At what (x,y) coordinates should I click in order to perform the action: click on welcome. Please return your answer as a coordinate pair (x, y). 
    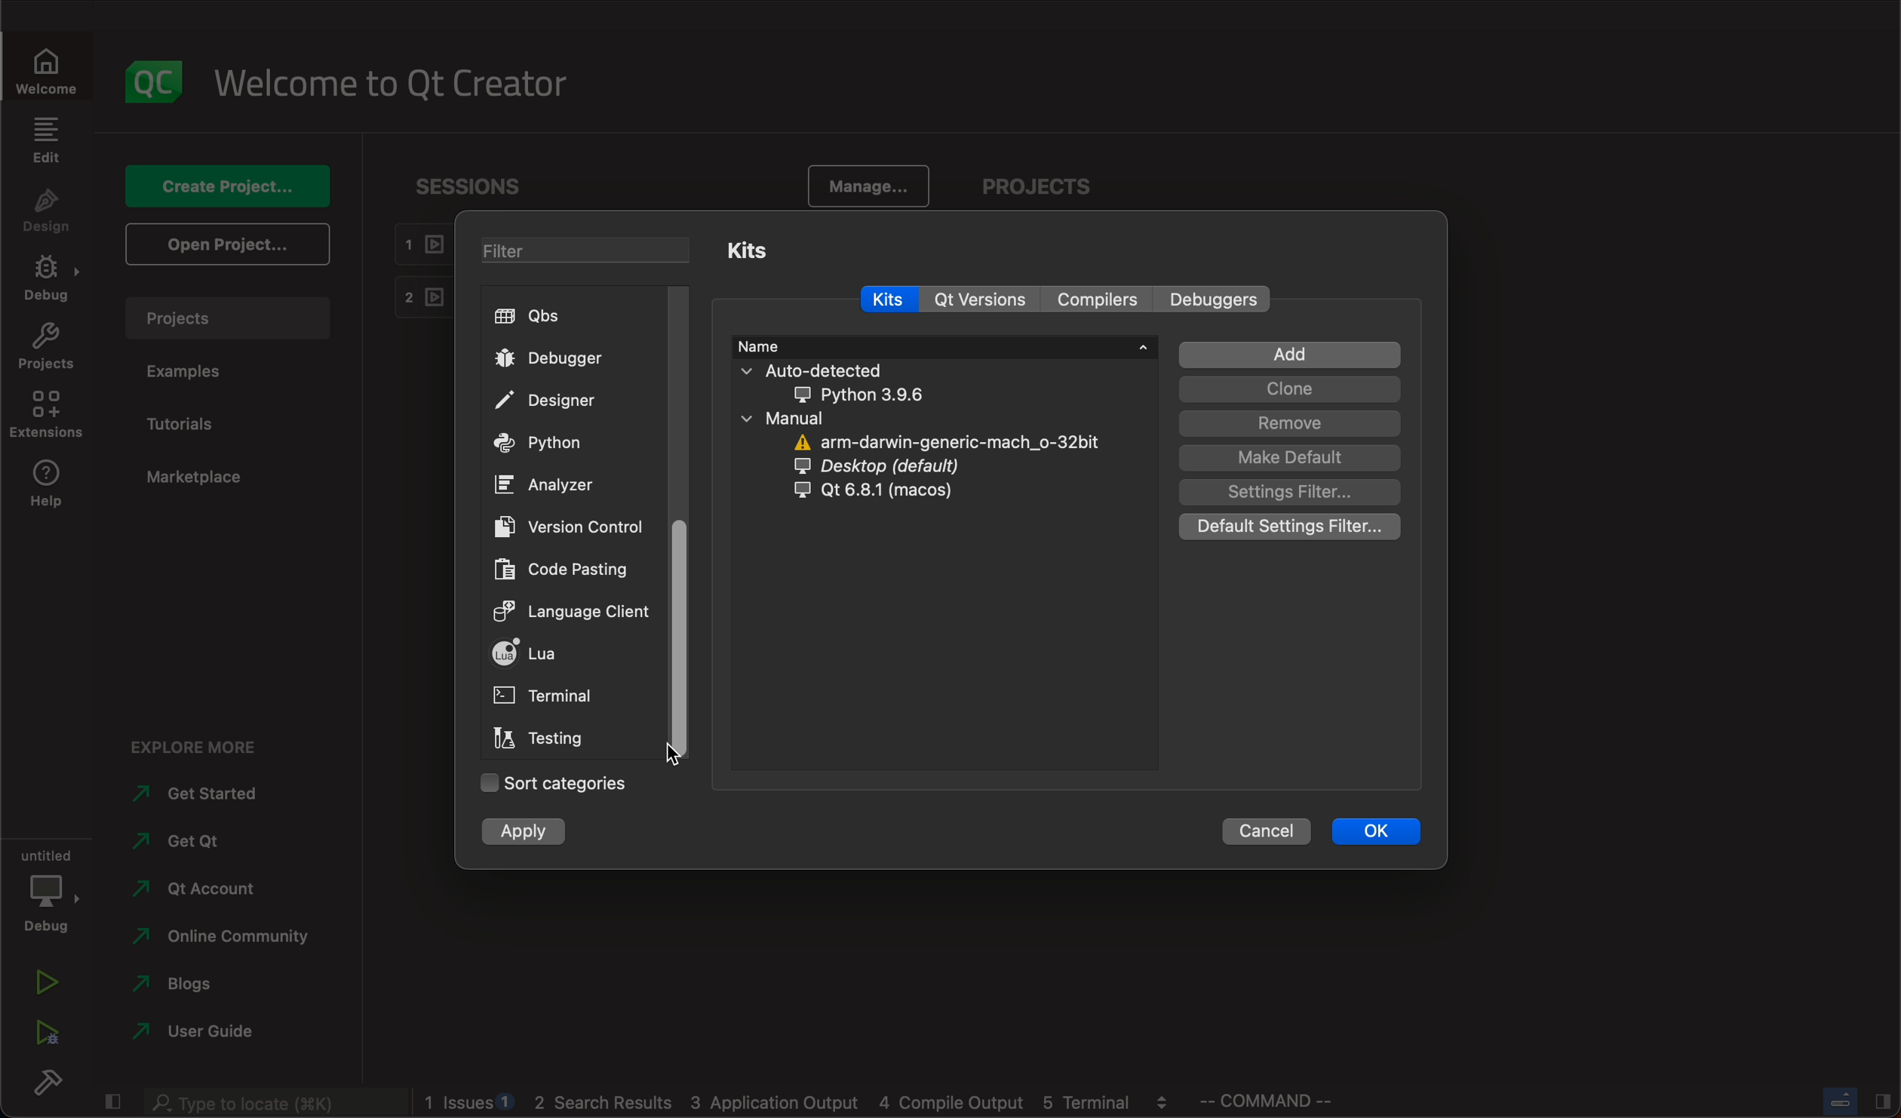
    Looking at the image, I should click on (47, 67).